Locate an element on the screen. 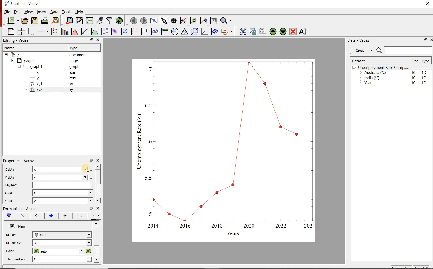 Image resolution: width=433 pixels, height=269 pixels. move right is located at coordinates (98, 216).